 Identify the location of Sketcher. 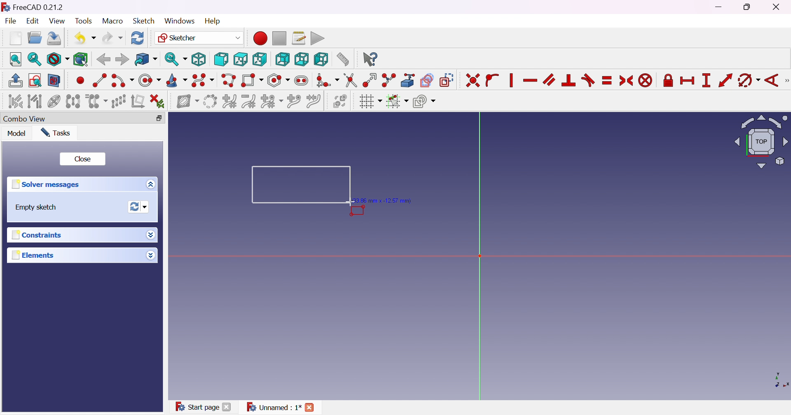
(199, 37).